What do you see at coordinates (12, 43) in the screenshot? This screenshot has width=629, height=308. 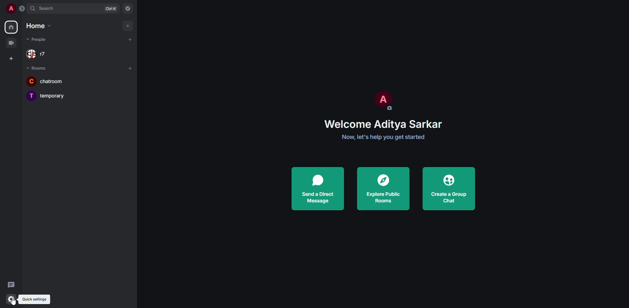 I see `video room` at bounding box center [12, 43].